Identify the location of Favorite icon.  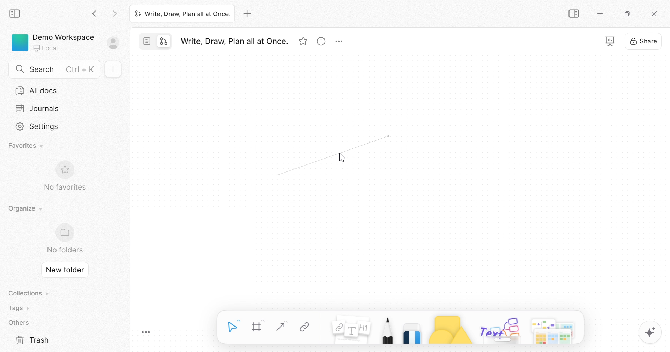
(66, 170).